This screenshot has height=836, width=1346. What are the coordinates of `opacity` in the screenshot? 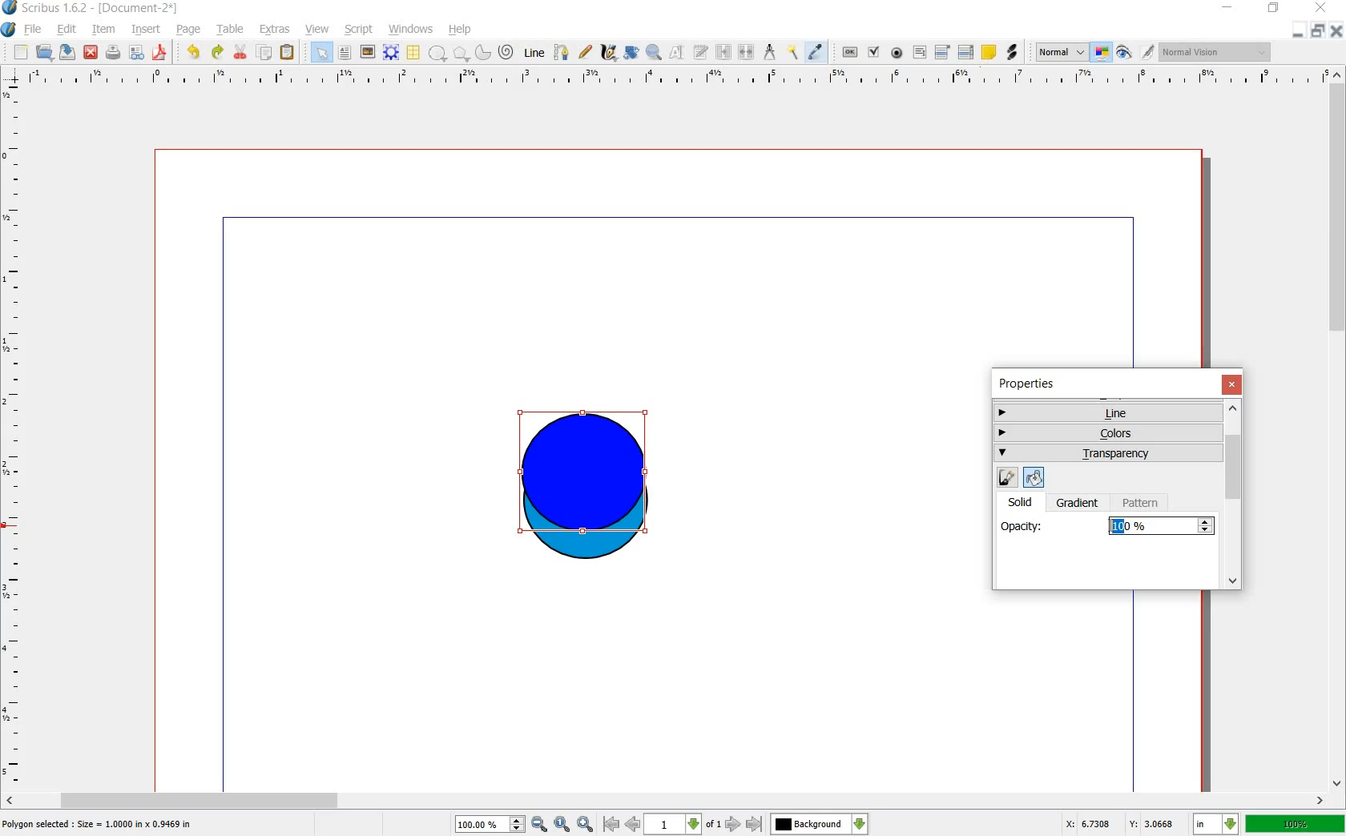 It's located at (1022, 525).